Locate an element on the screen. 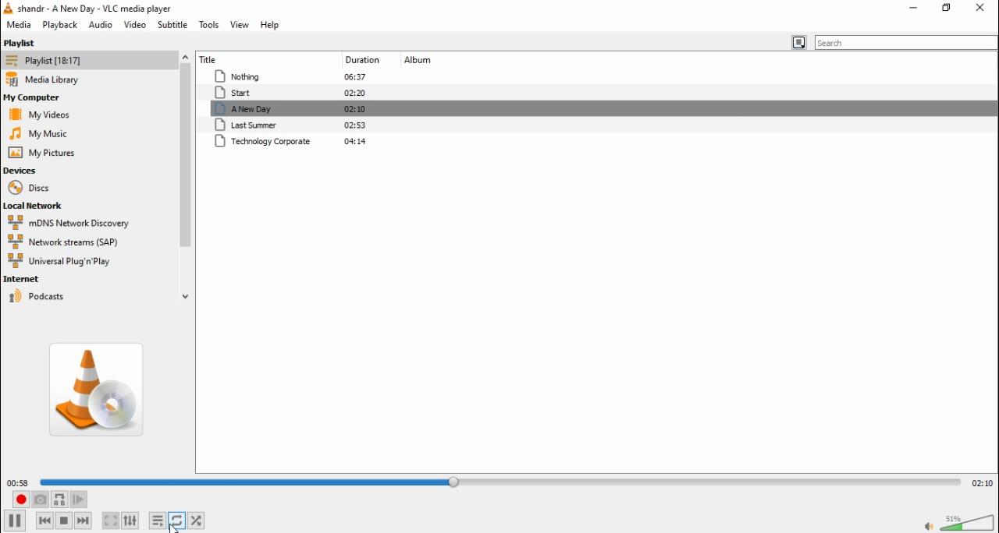  technology corporate 04:14 is located at coordinates (293, 142).